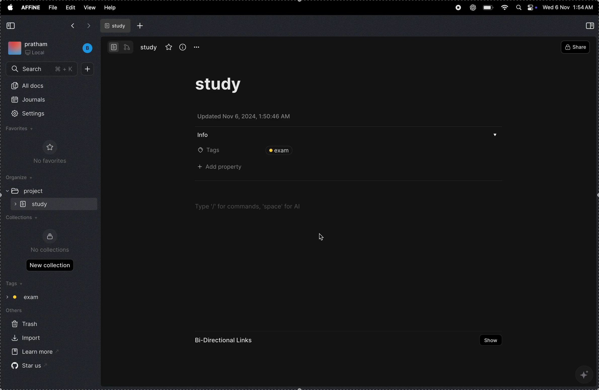 The image size is (599, 390). I want to click on backward, so click(72, 26).